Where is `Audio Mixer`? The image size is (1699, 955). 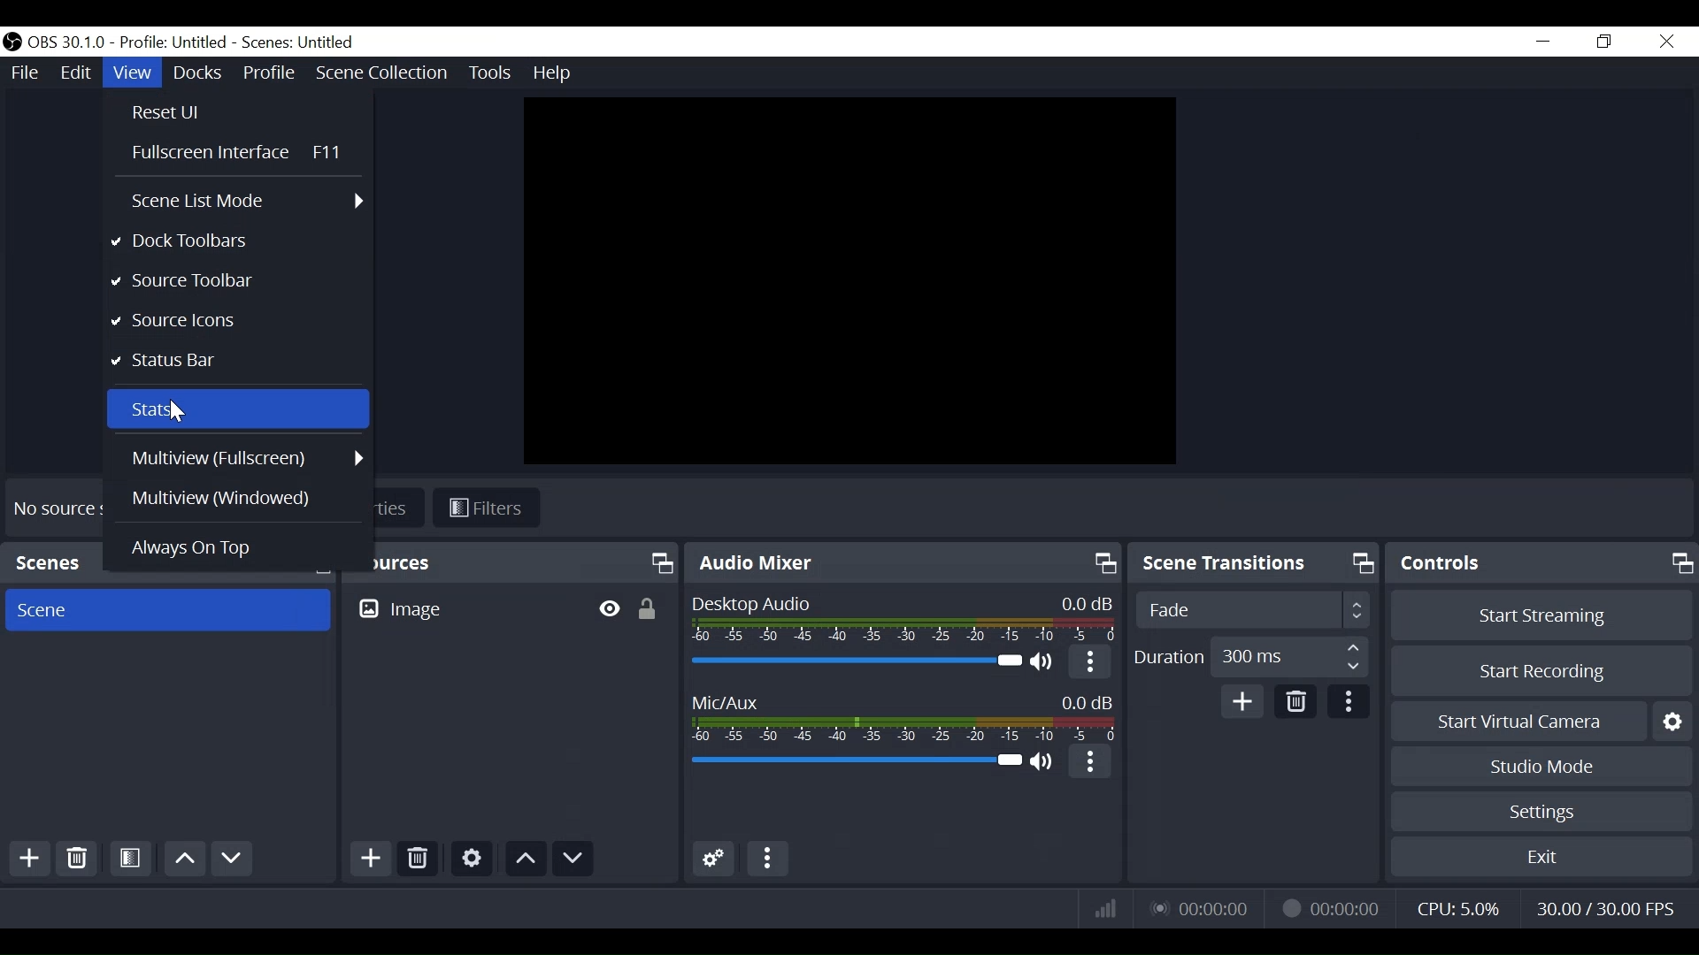
Audio Mixer is located at coordinates (904, 562).